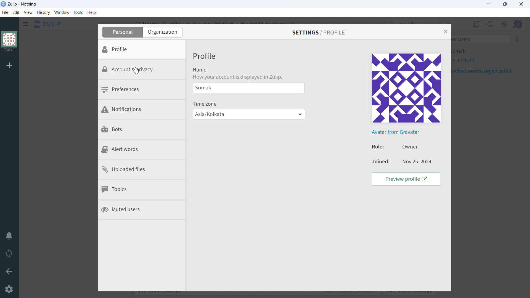  Describe the element at coordinates (162, 32) in the screenshot. I see `organization` at that location.